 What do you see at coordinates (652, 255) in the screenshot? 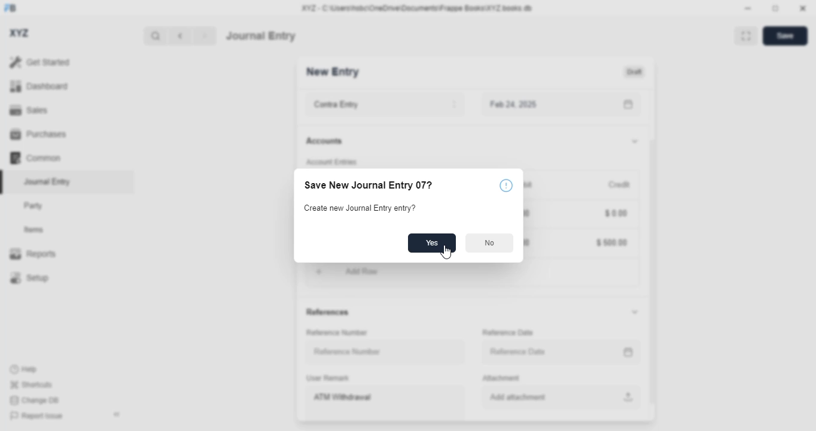
I see `vertical scroll bar` at bounding box center [652, 255].